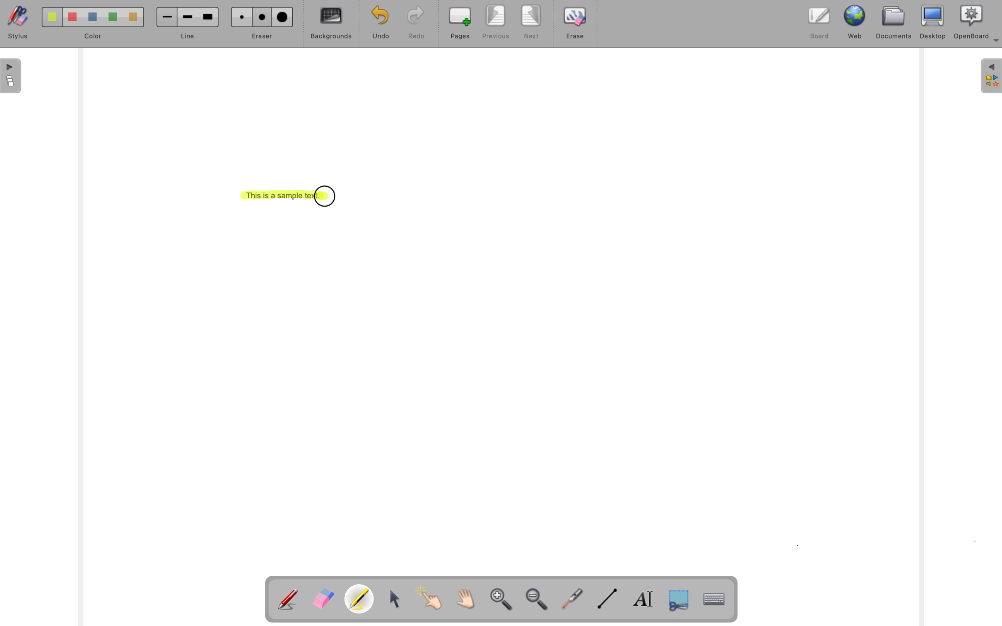 The height and width of the screenshot is (626, 1002). What do you see at coordinates (188, 37) in the screenshot?
I see `line` at bounding box center [188, 37].